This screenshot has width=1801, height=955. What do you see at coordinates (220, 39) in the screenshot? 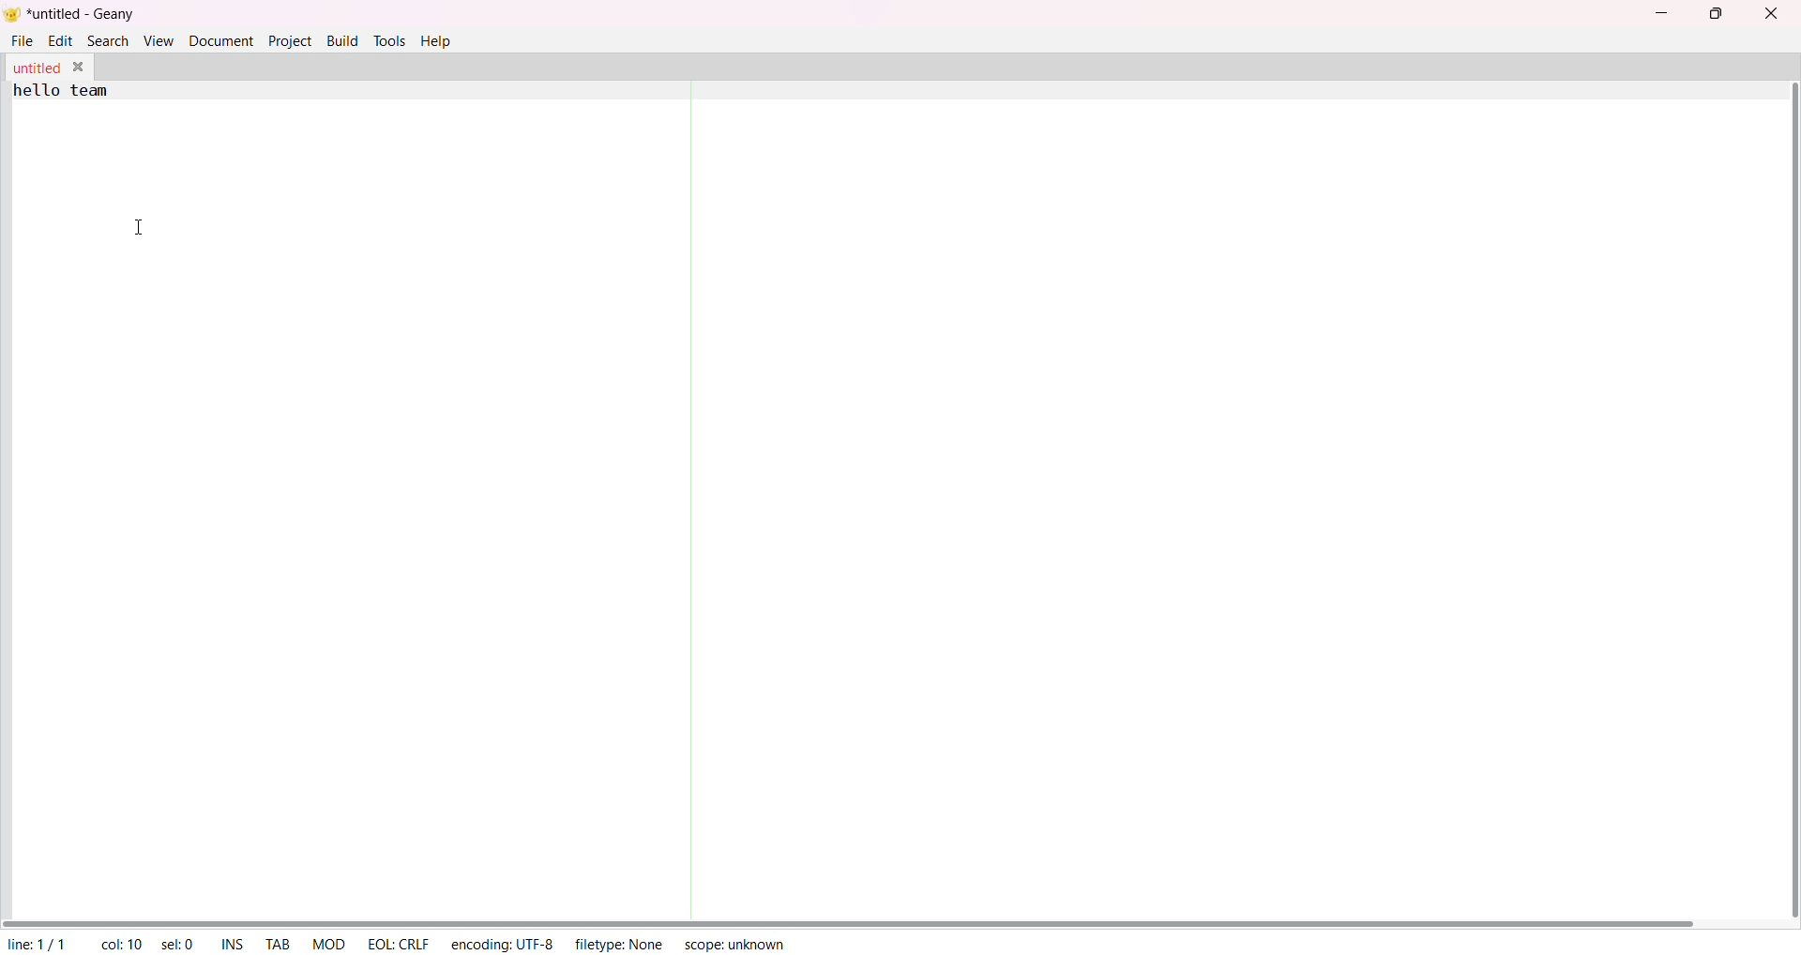
I see `document` at bounding box center [220, 39].